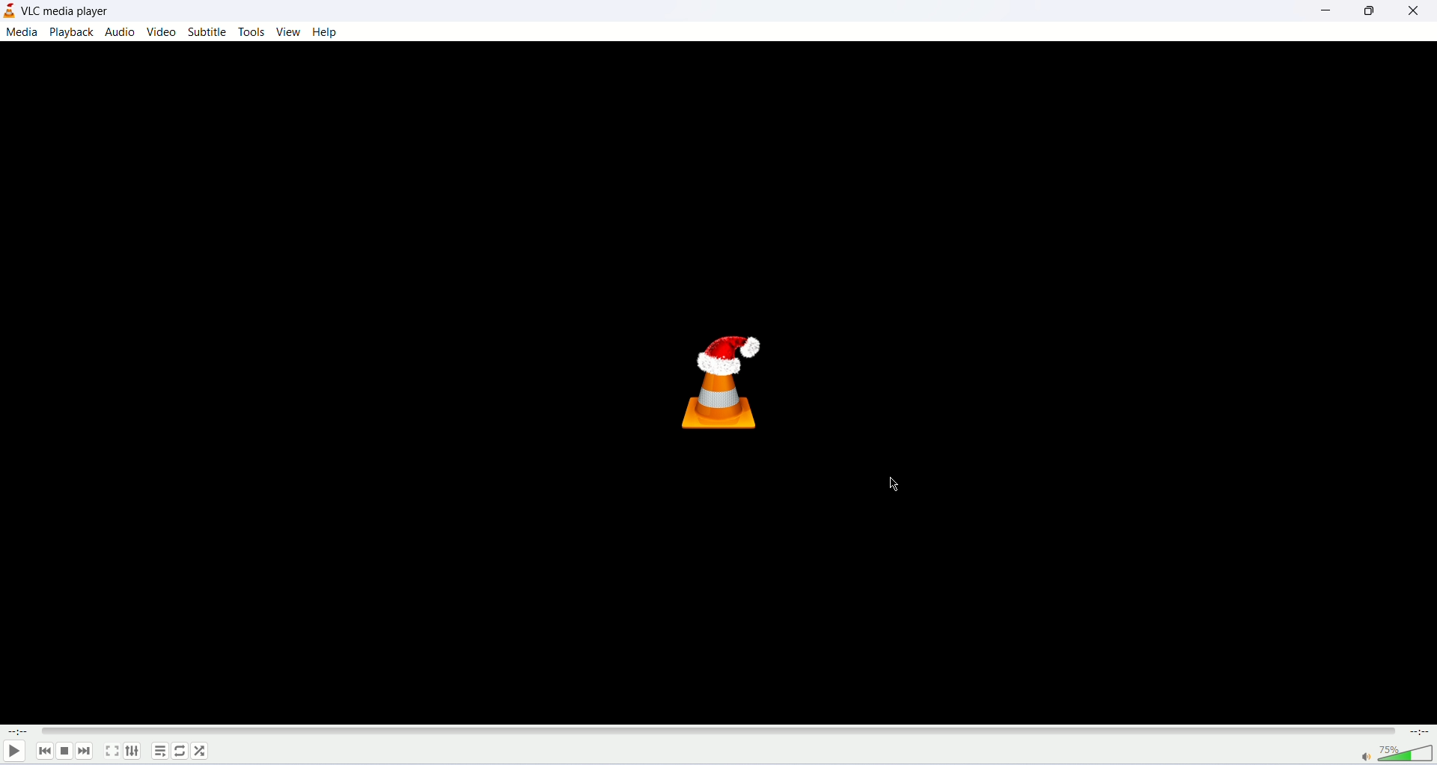 This screenshot has width=1437, height=765. What do you see at coordinates (254, 32) in the screenshot?
I see `tools` at bounding box center [254, 32].